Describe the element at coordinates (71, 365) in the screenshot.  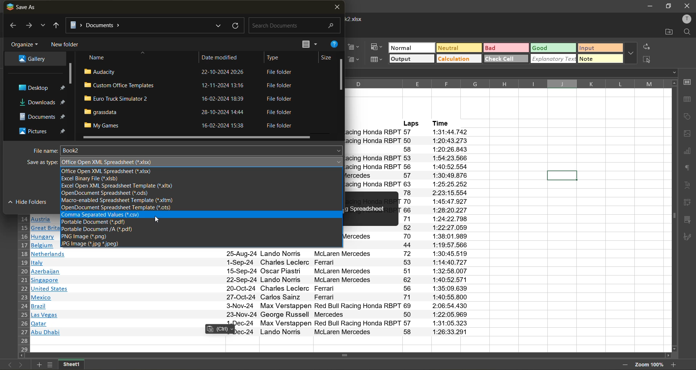
I see `sheet name` at that location.